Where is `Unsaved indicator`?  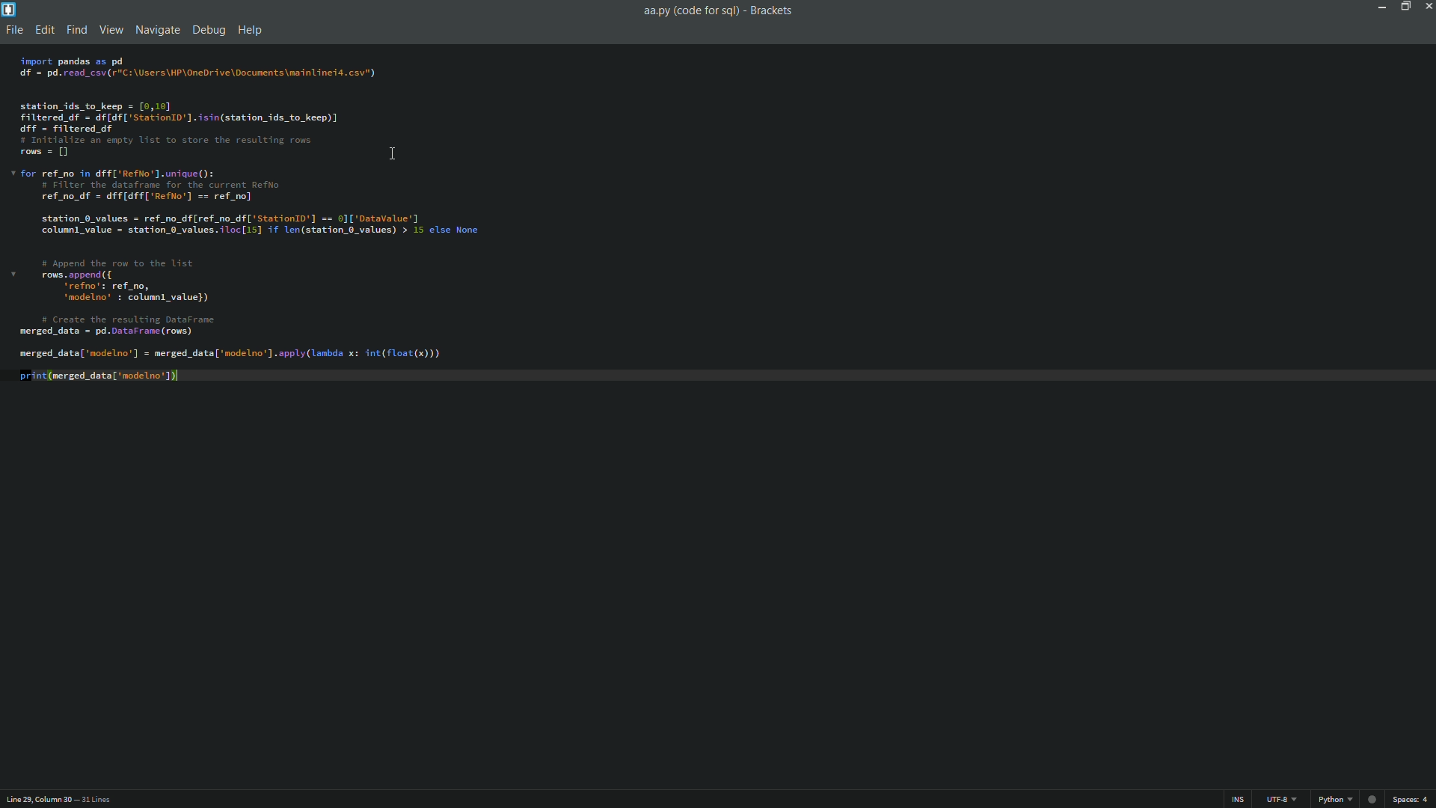
Unsaved indicator is located at coordinates (1370, 798).